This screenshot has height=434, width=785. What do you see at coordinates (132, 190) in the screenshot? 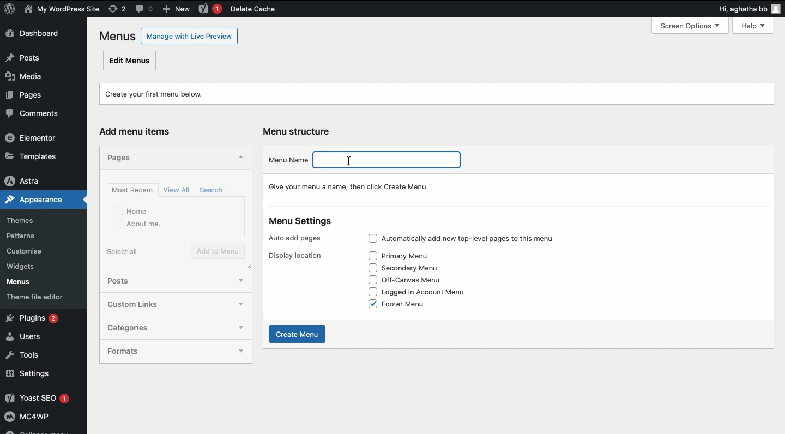
I see `Most recent` at bounding box center [132, 190].